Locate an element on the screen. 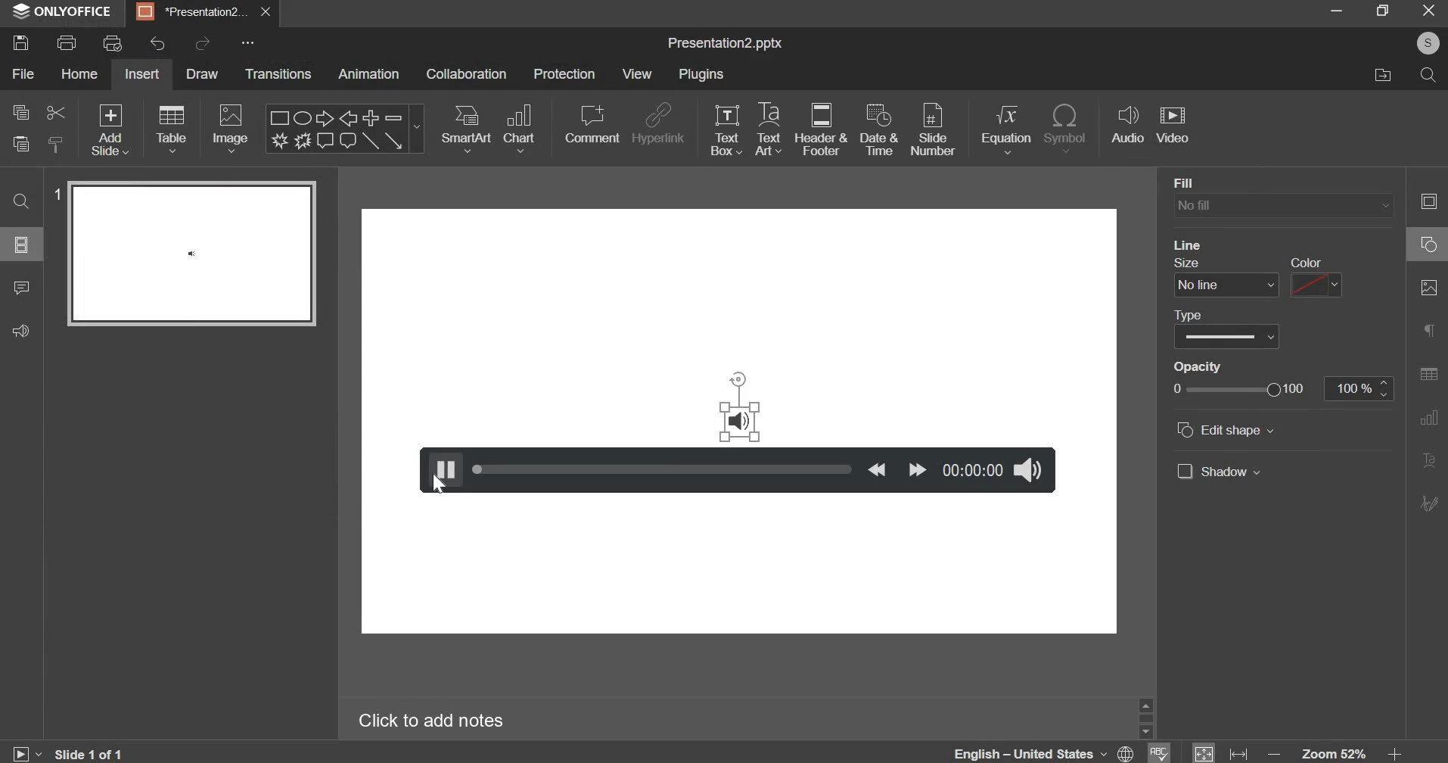  chart settings is located at coordinates (1428, 418).